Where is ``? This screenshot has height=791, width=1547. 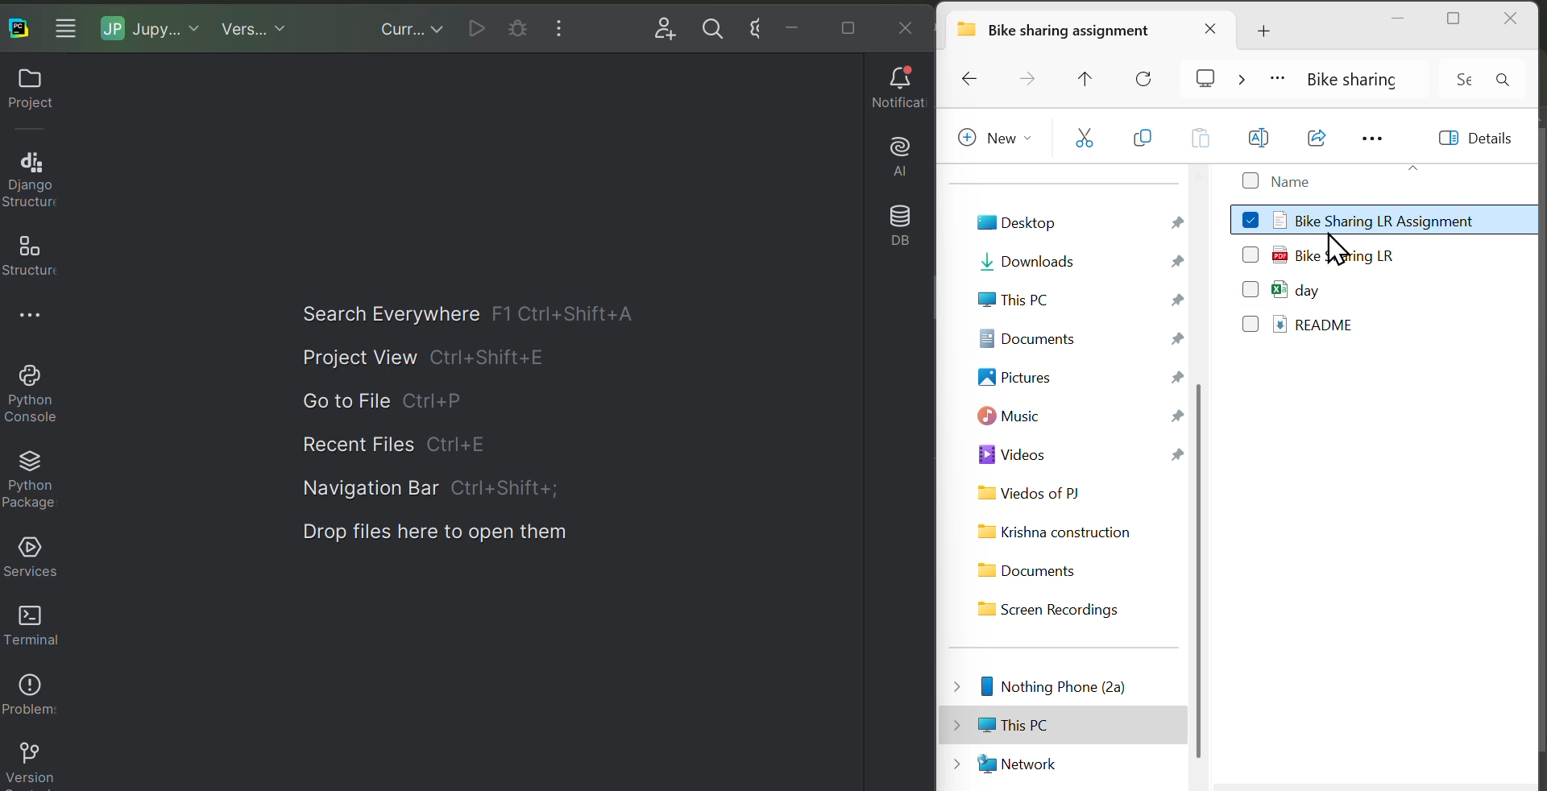  is located at coordinates (752, 25).